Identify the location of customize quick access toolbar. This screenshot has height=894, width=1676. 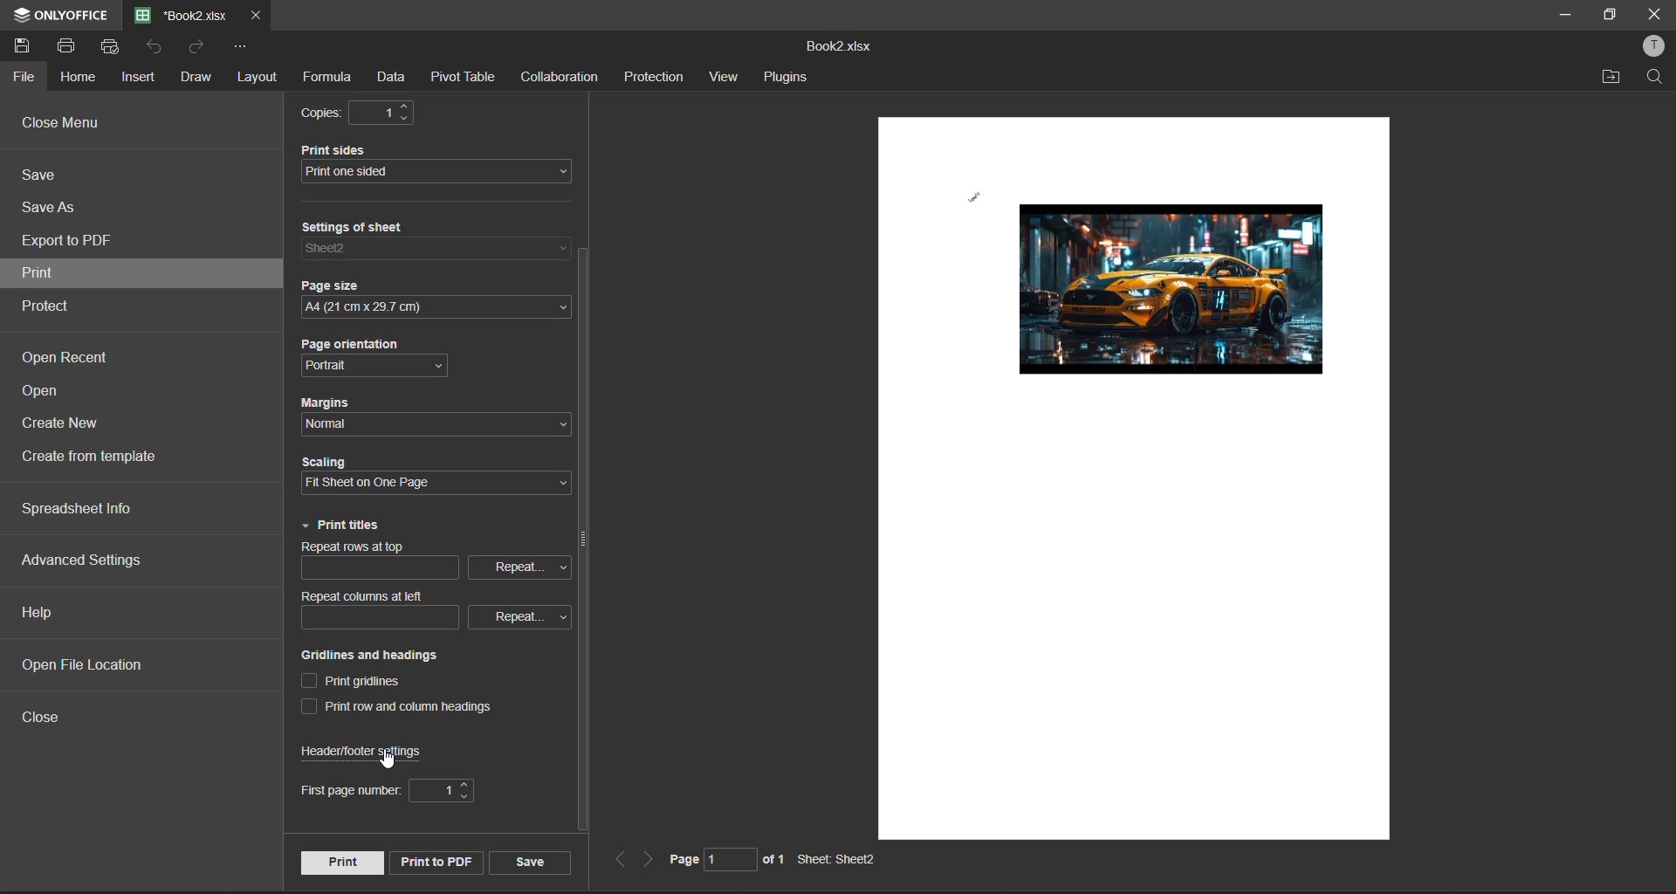
(247, 51).